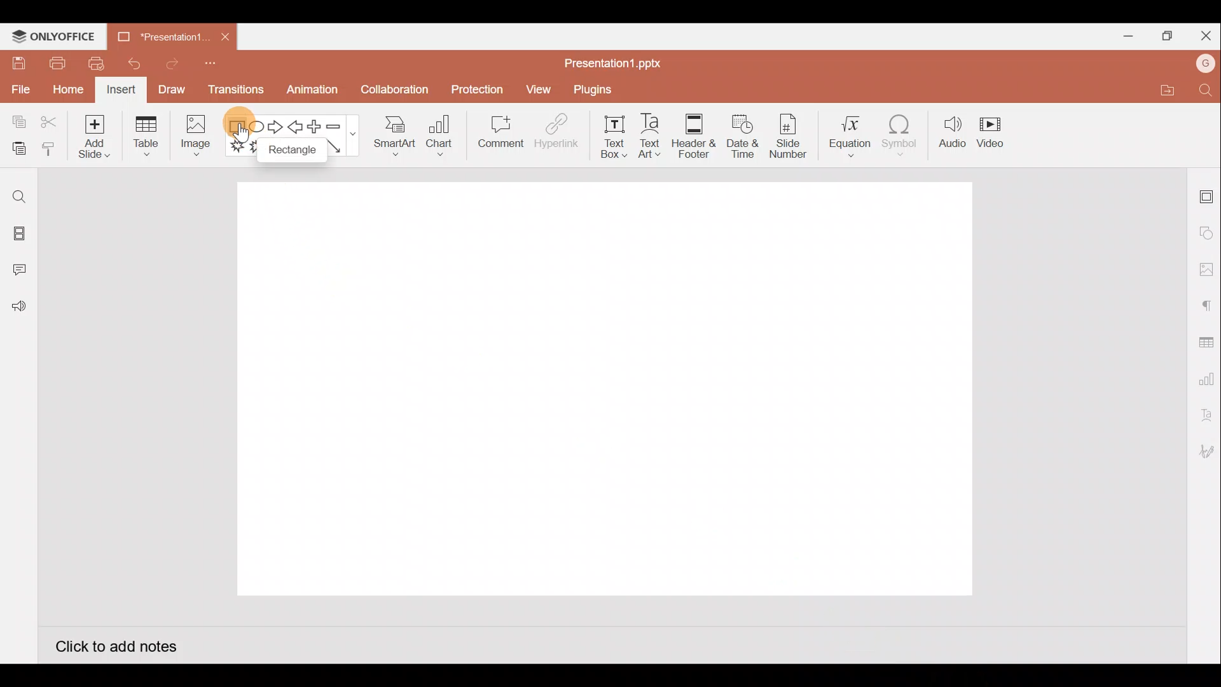  What do you see at coordinates (1207, 90) in the screenshot?
I see `Find` at bounding box center [1207, 90].